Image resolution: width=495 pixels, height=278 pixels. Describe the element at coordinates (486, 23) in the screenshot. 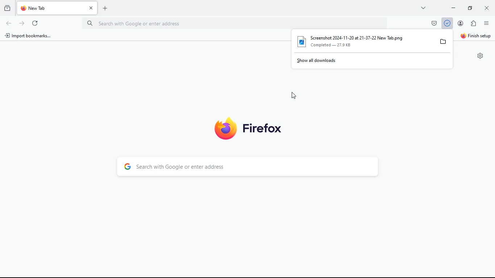

I see `menu` at that location.